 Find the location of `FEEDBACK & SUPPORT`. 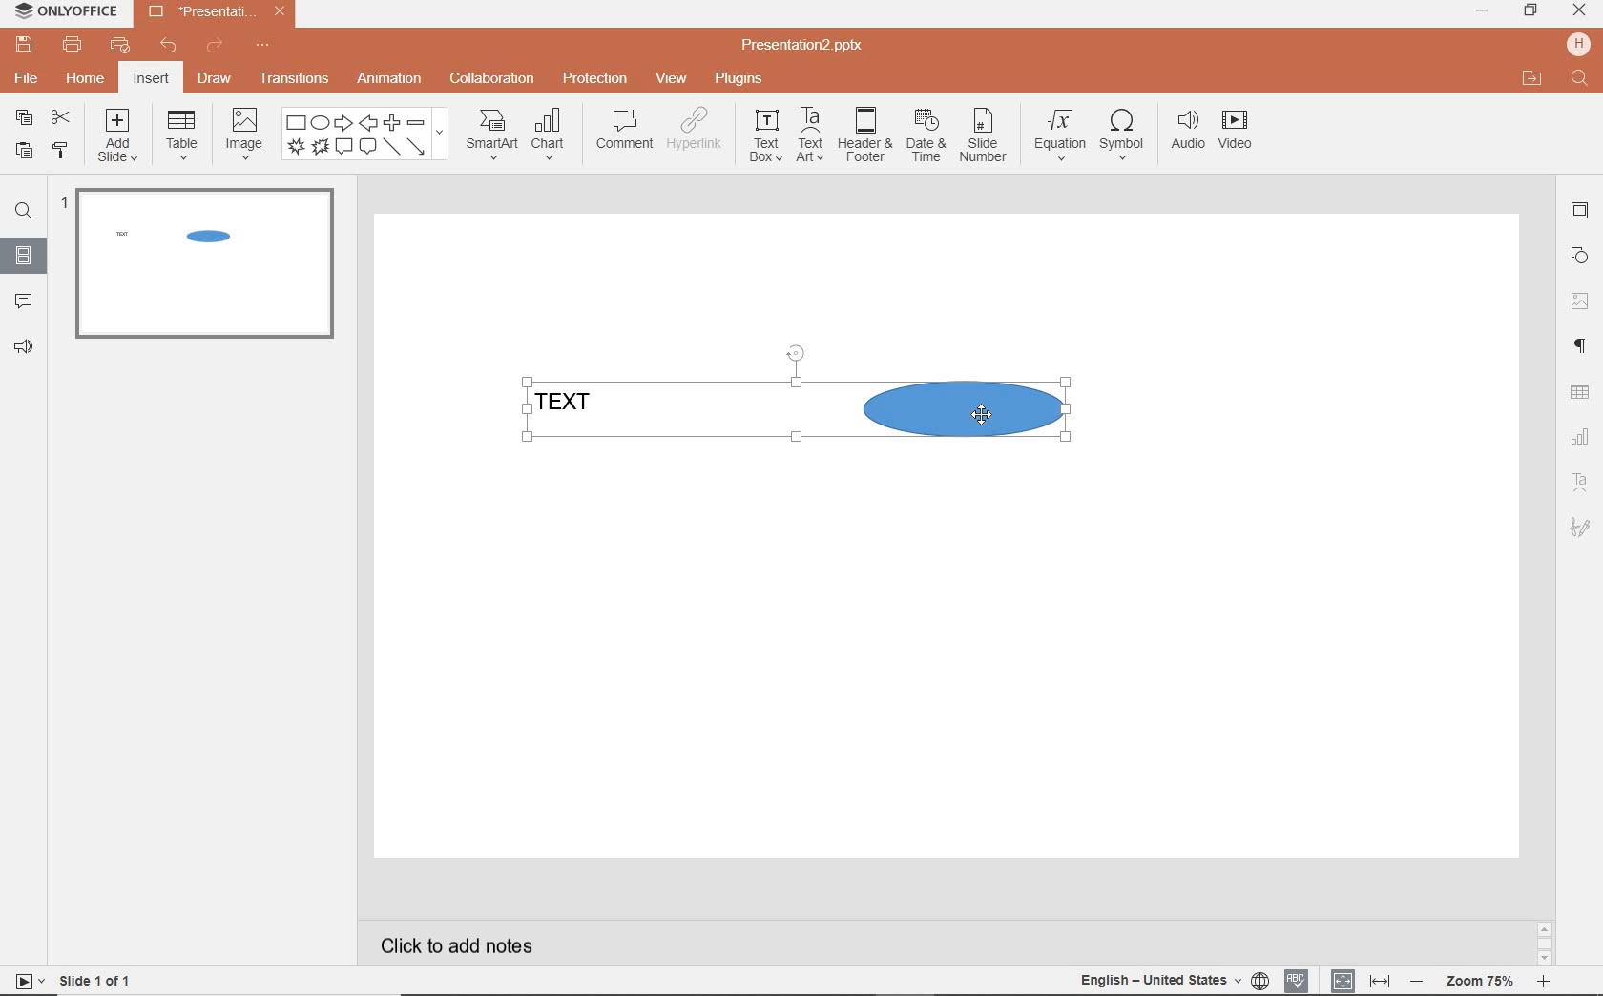

FEEDBACK & SUPPORT is located at coordinates (23, 346).